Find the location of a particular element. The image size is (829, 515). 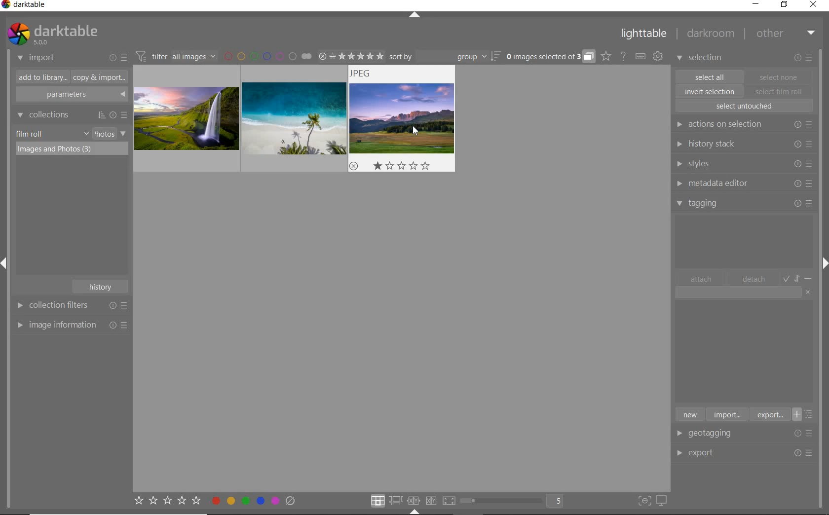

images is located at coordinates (298, 119).